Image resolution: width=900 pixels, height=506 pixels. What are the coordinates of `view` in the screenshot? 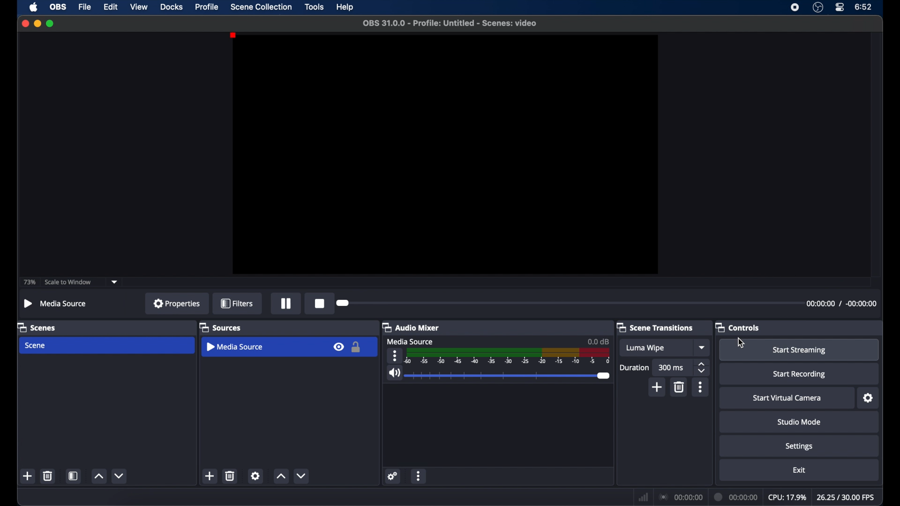 It's located at (139, 7).